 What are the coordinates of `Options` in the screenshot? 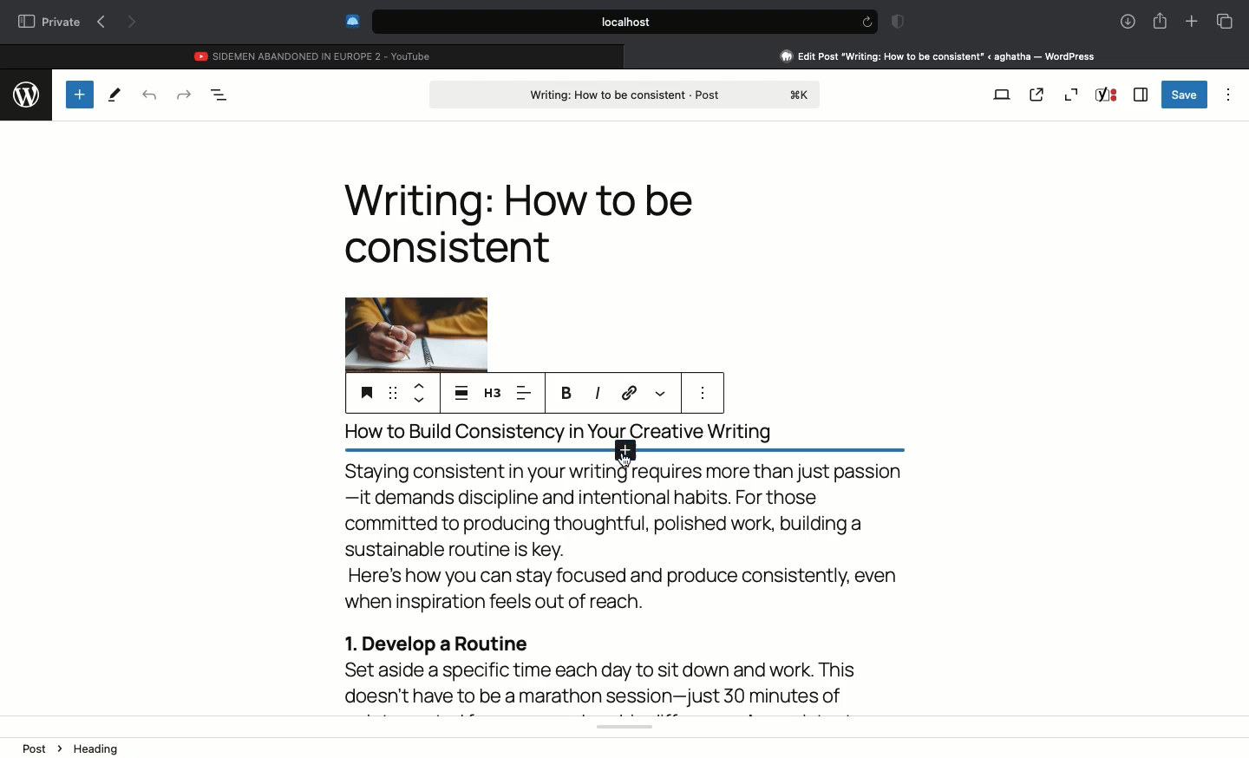 It's located at (1230, 92).